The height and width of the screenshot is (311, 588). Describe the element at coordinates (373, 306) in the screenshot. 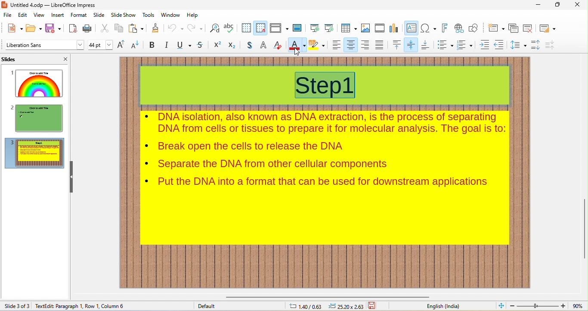

I see `save` at that location.